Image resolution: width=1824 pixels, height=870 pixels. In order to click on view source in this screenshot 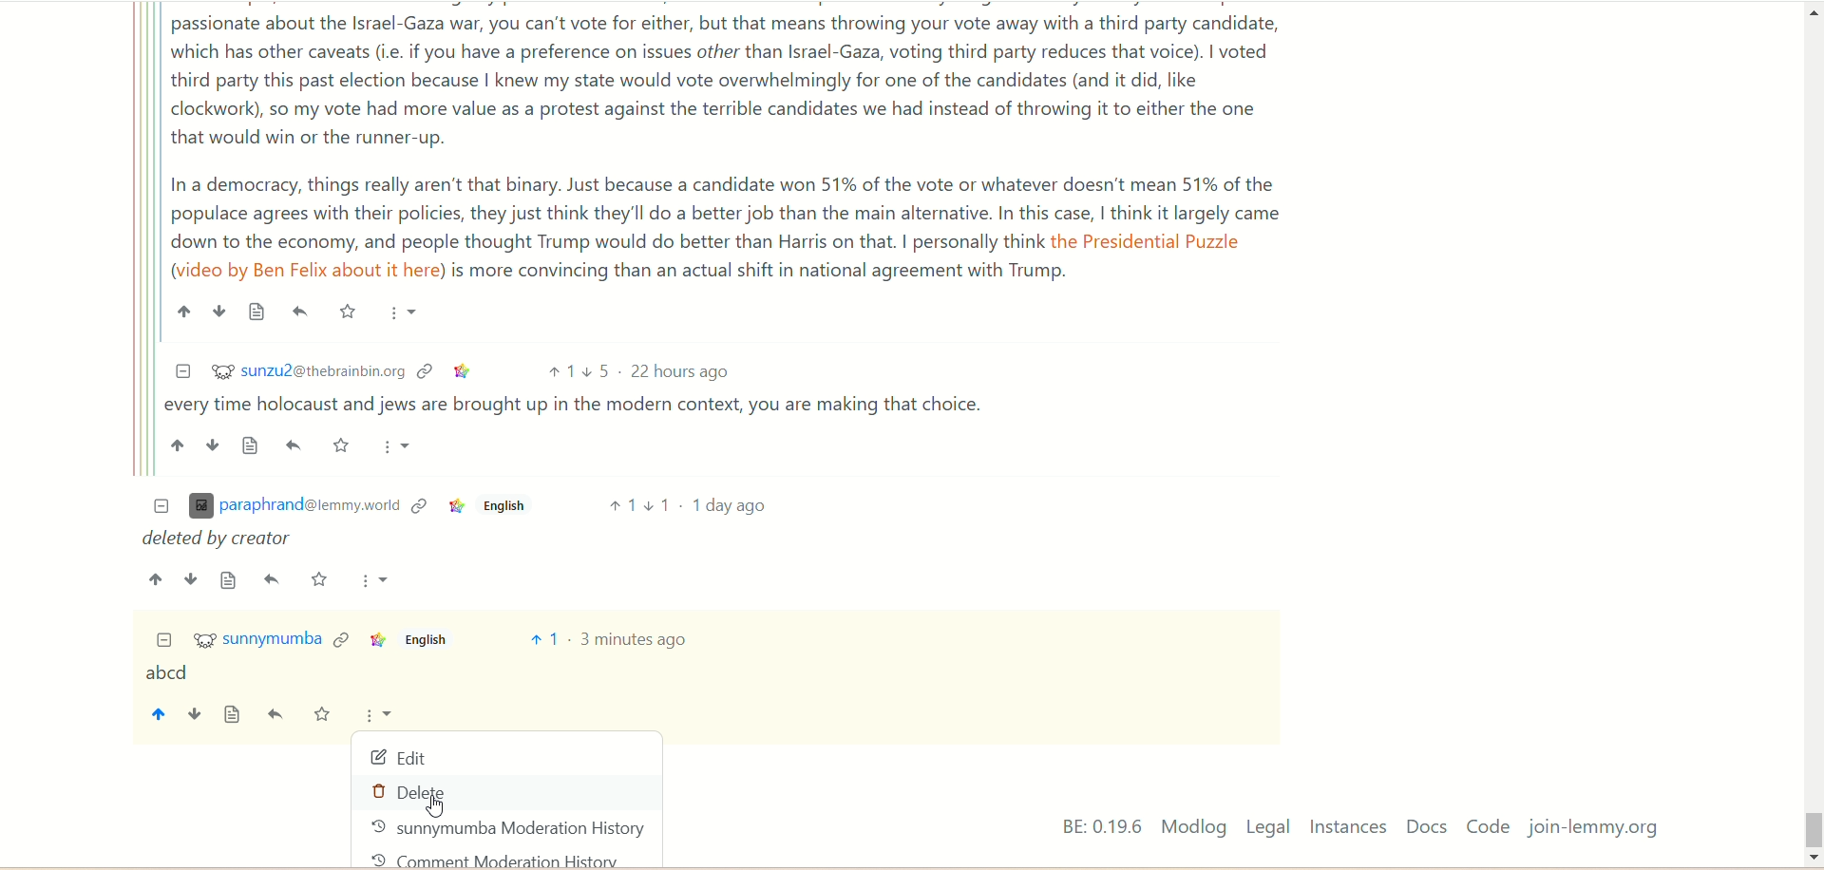, I will do `click(233, 715)`.